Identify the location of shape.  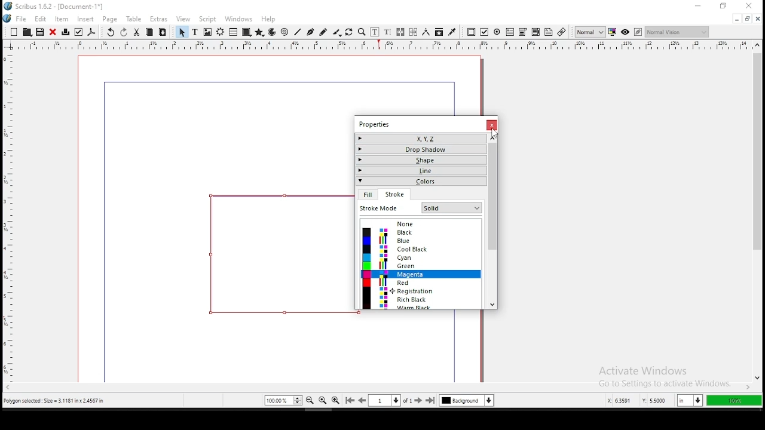
(419, 159).